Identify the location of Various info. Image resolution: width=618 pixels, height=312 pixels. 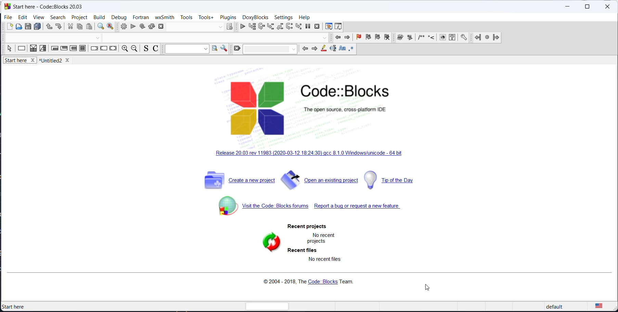
(339, 26).